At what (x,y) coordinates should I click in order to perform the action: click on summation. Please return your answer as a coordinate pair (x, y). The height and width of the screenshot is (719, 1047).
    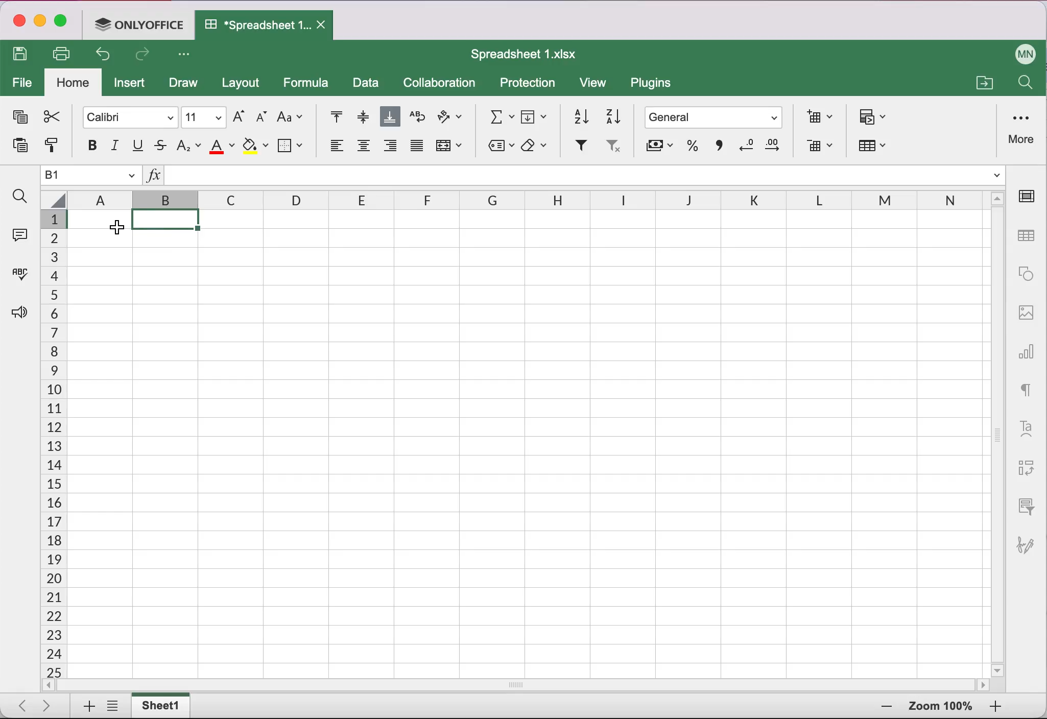
    Looking at the image, I should click on (497, 115).